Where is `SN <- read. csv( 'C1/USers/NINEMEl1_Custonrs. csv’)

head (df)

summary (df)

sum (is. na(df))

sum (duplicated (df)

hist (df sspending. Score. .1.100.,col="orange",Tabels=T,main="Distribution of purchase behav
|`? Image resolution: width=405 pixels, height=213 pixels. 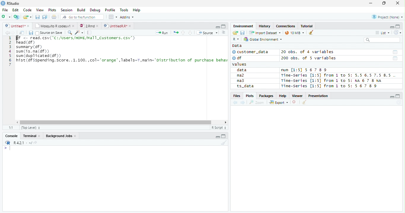
SN <- read. csv( 'C1/USers/NINEMEl1_Custonrs. csv’)

head (df)

summary (df)

sum (is. na(df))

sum (duplicated (df)

hist (df sspending. Score. .1.100.,col="orange",Tabels=T,main="Distribution of purchase behav
| is located at coordinates (122, 53).